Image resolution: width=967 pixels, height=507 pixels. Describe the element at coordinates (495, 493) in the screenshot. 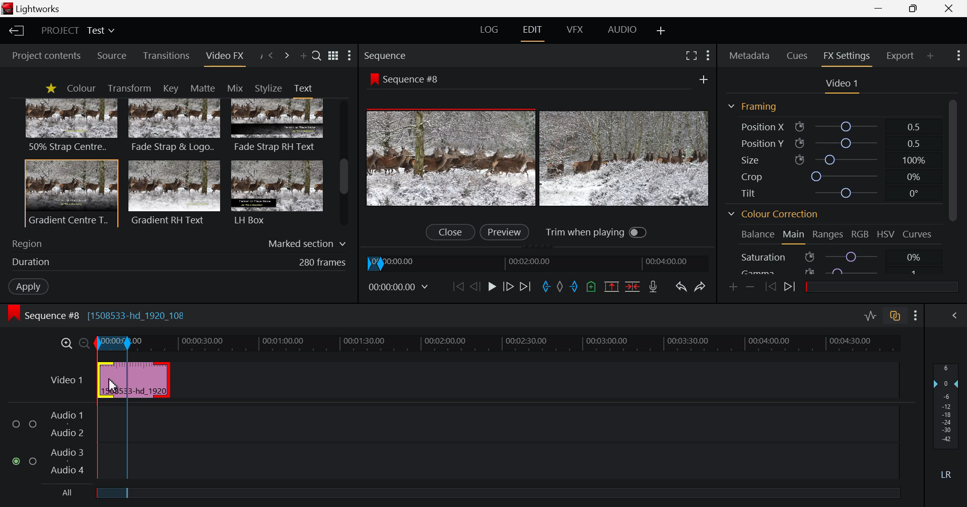

I see `All field` at that location.